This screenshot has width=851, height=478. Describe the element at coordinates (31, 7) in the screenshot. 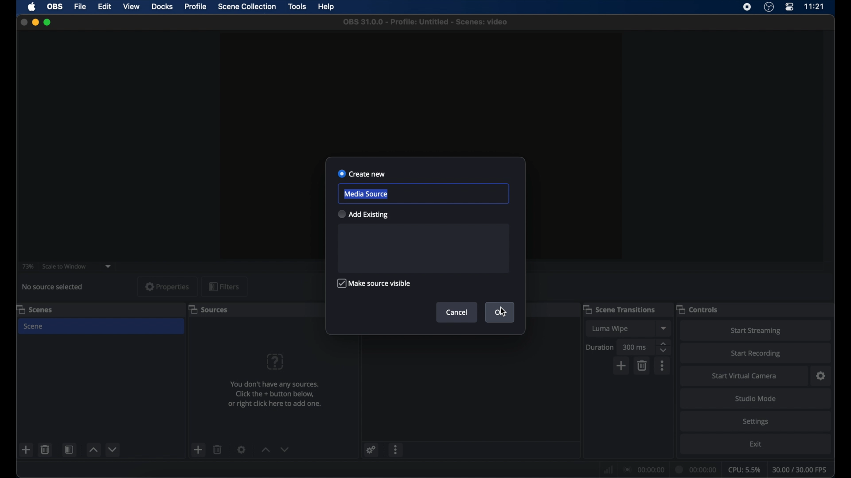

I see `apple icon` at that location.